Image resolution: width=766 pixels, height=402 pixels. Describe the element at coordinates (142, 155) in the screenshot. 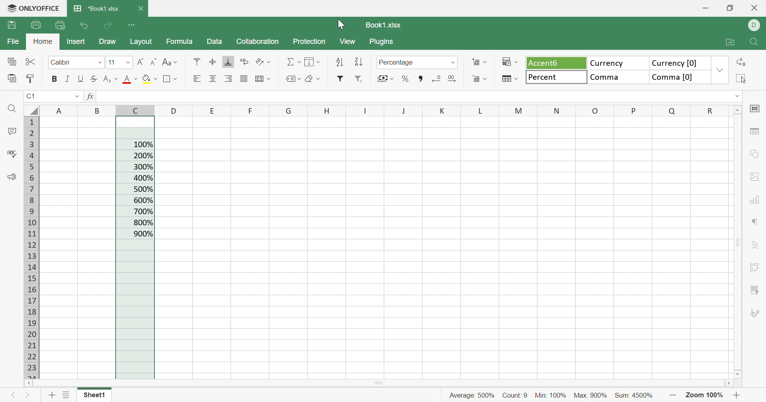

I see `200%` at that location.